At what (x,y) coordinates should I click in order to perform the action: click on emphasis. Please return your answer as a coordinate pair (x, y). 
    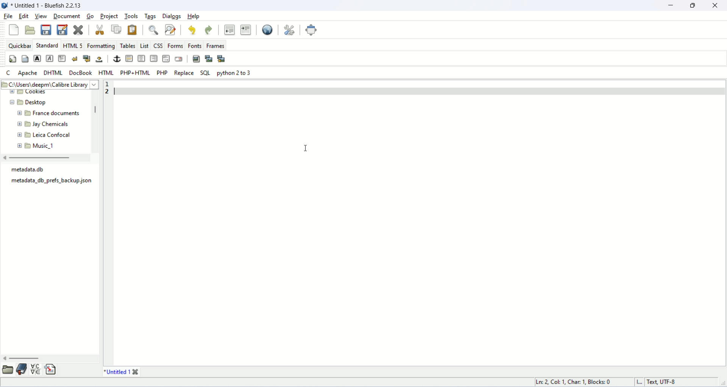
    Looking at the image, I should click on (48, 58).